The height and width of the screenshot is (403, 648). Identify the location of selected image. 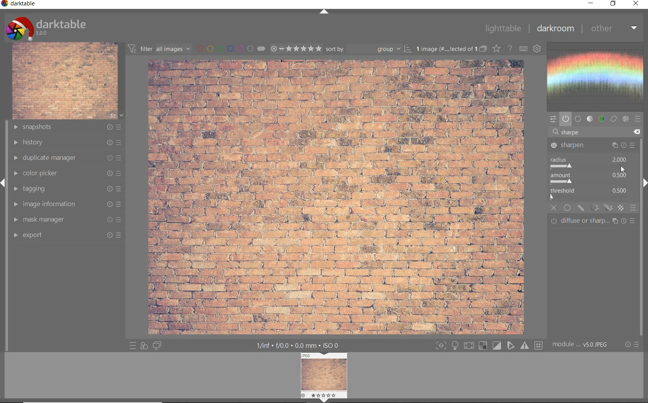
(334, 197).